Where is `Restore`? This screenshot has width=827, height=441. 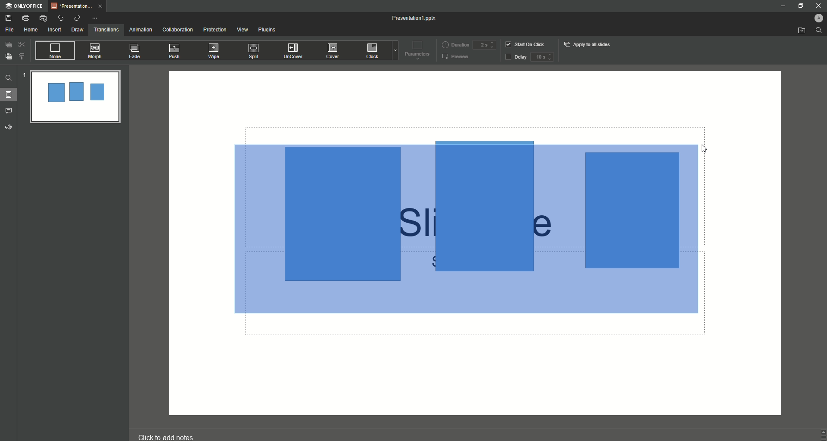
Restore is located at coordinates (799, 6).